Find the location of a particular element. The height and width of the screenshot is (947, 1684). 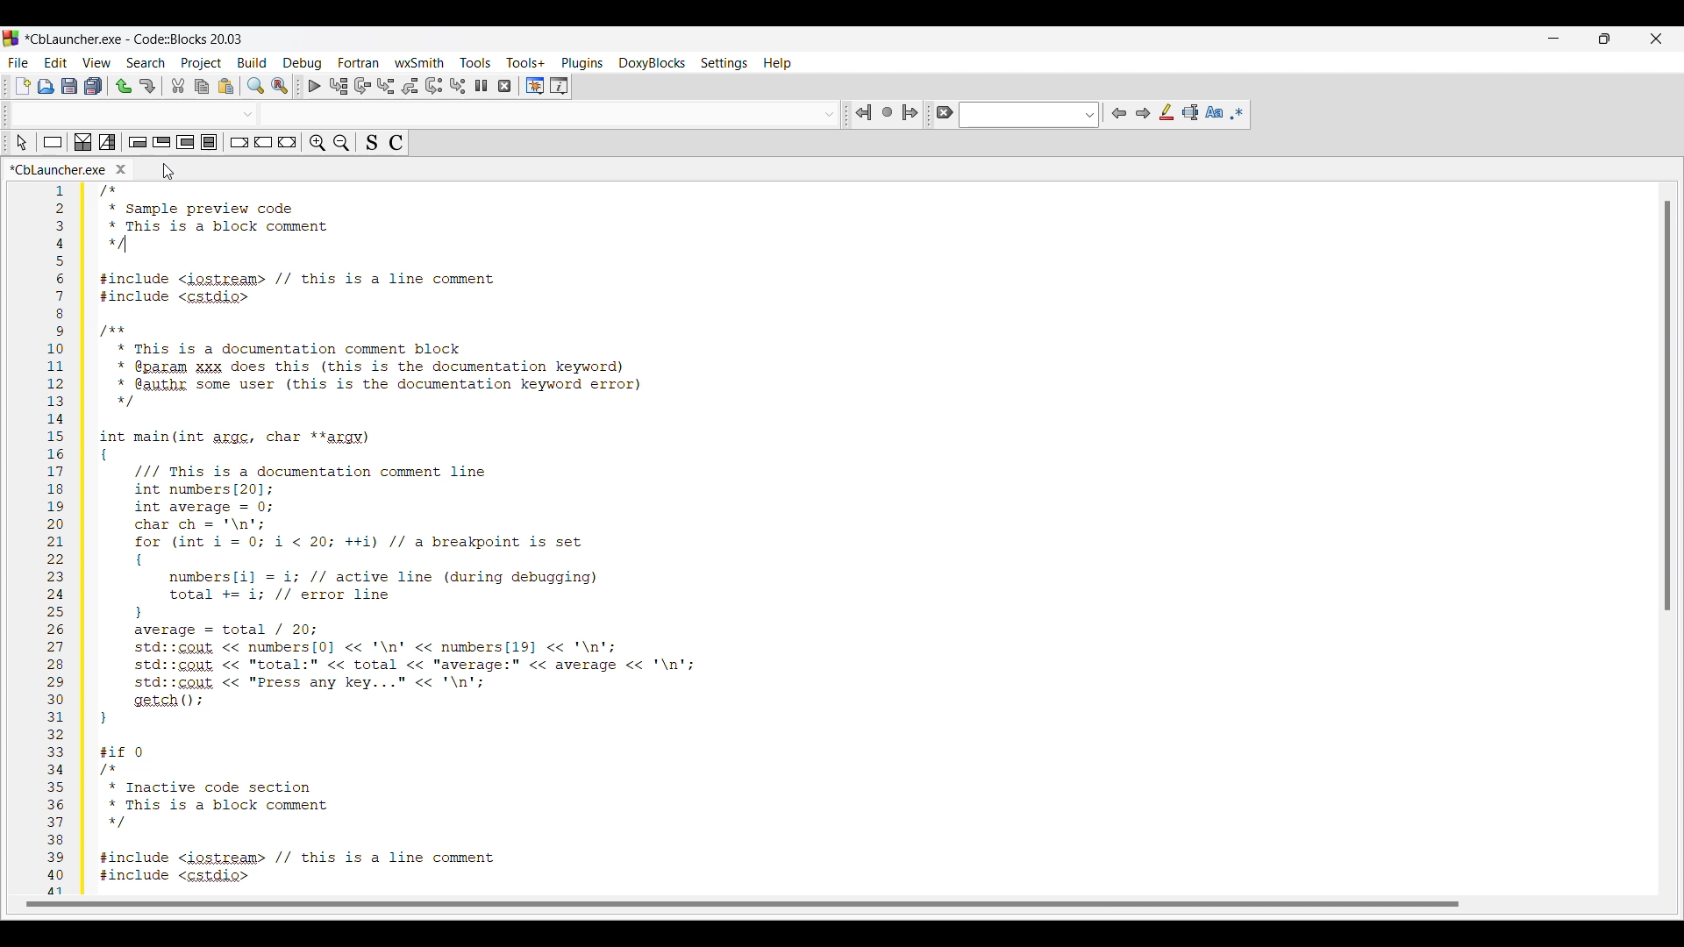

Exit-condition loop is located at coordinates (161, 142).